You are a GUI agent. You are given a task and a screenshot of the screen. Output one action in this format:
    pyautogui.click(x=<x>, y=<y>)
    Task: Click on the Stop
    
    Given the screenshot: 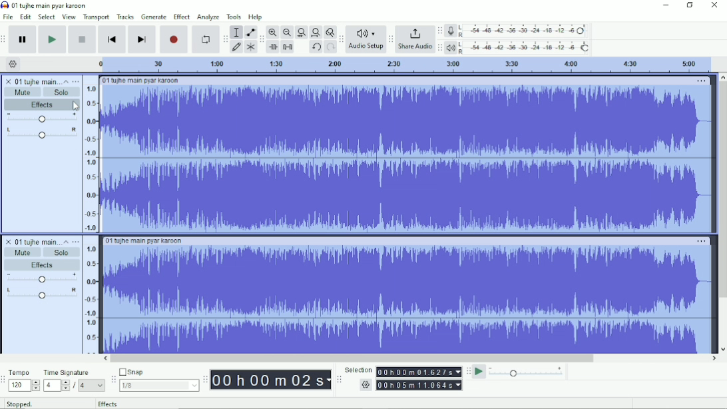 What is the action you would take?
    pyautogui.click(x=83, y=40)
    